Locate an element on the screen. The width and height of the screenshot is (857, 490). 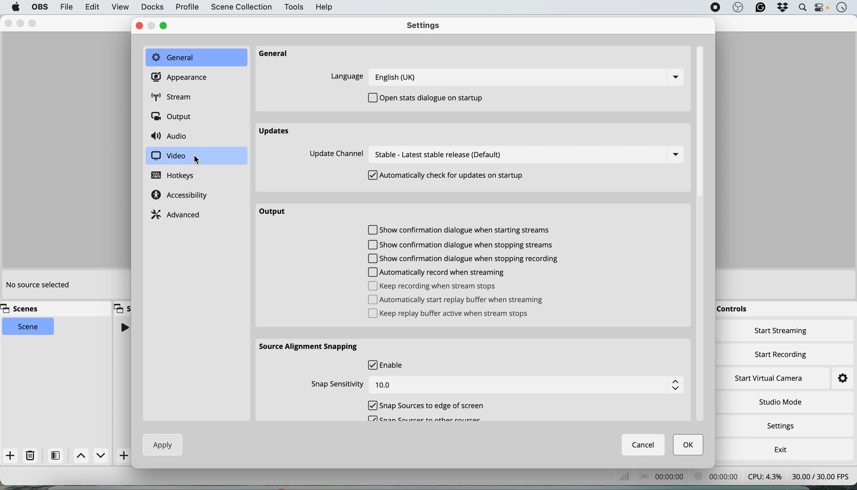
add scene is located at coordinates (10, 456).